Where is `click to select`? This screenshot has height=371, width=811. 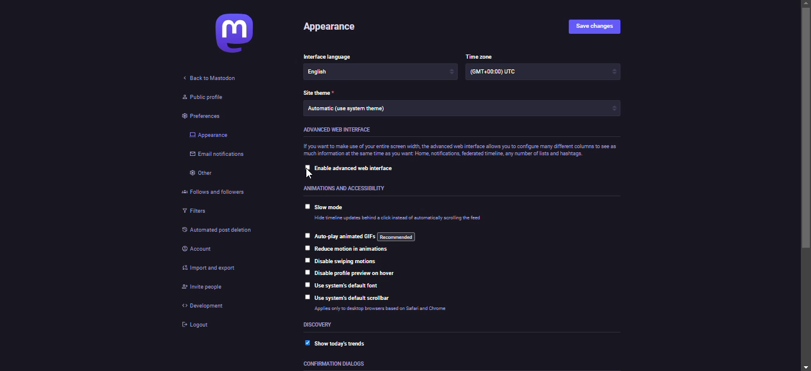 click to select is located at coordinates (306, 167).